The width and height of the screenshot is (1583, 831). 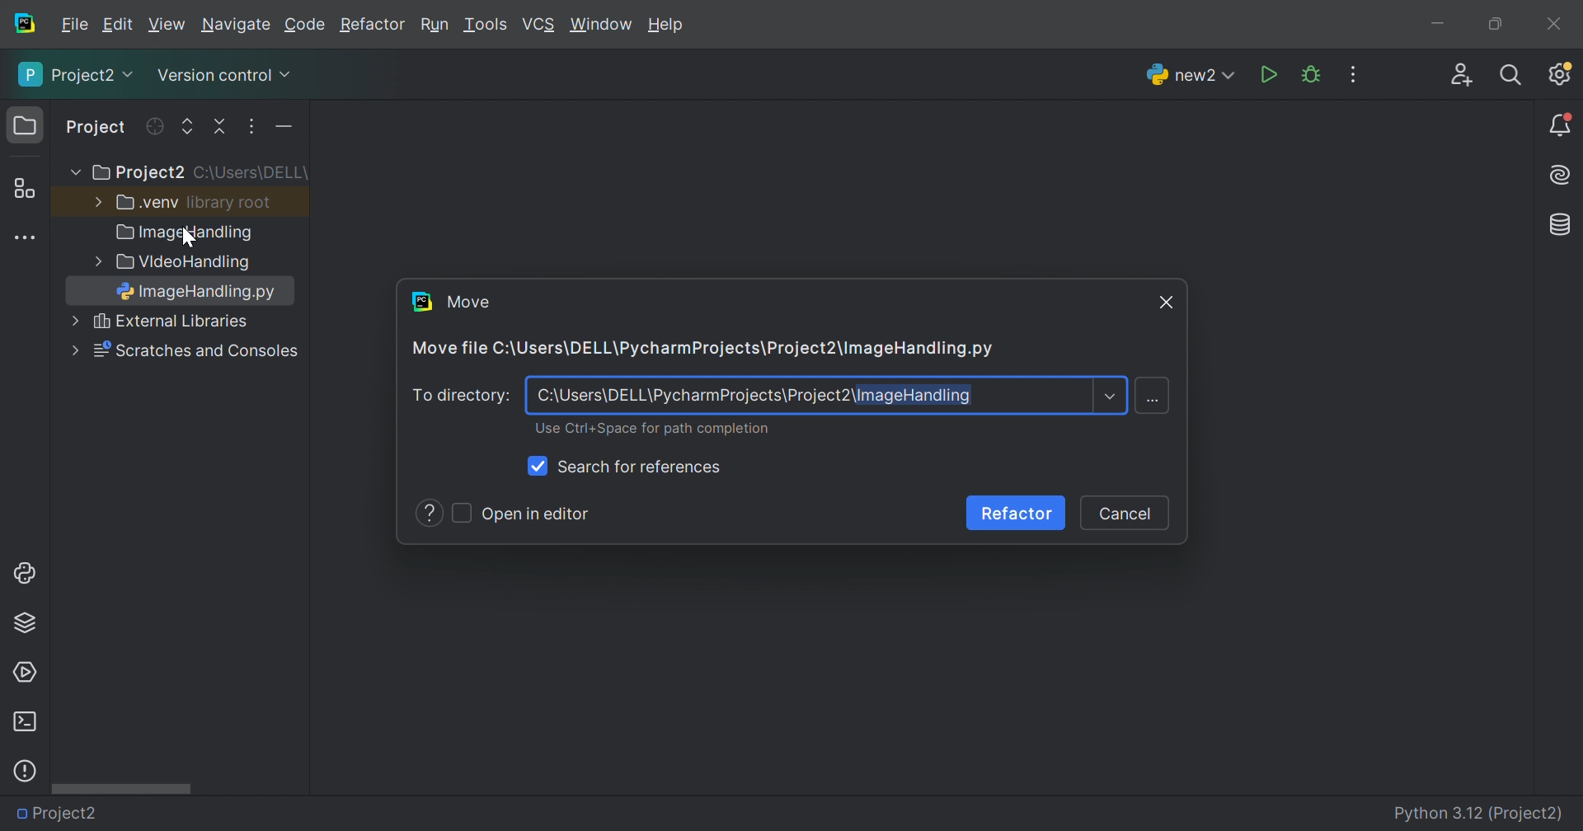 I want to click on Search for references, so click(x=643, y=465).